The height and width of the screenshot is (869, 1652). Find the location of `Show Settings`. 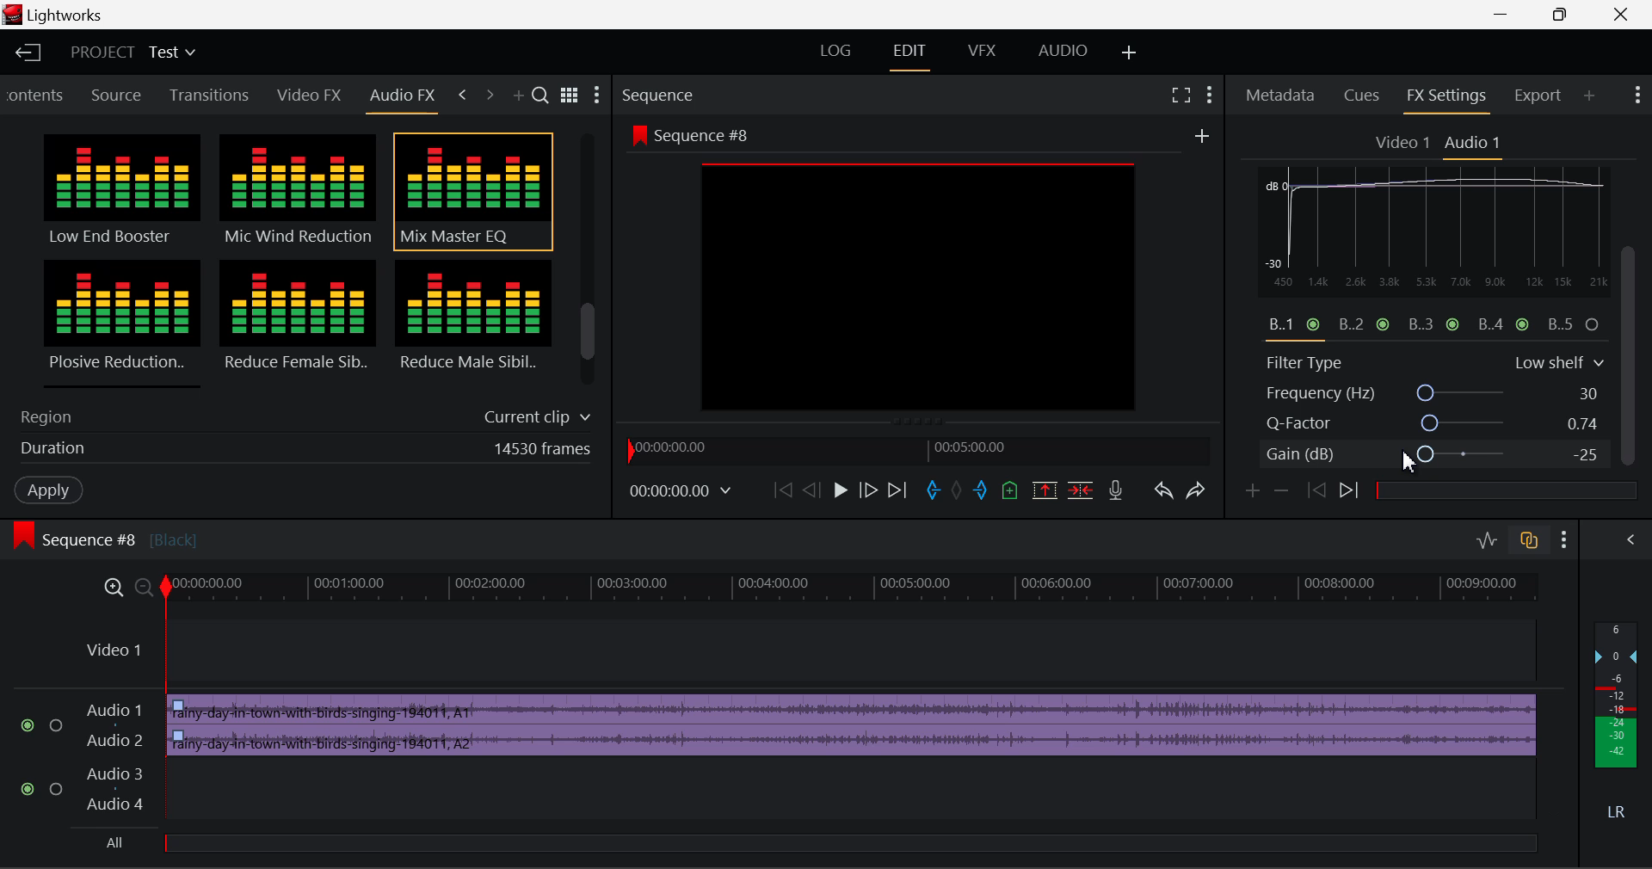

Show Settings is located at coordinates (1210, 95).